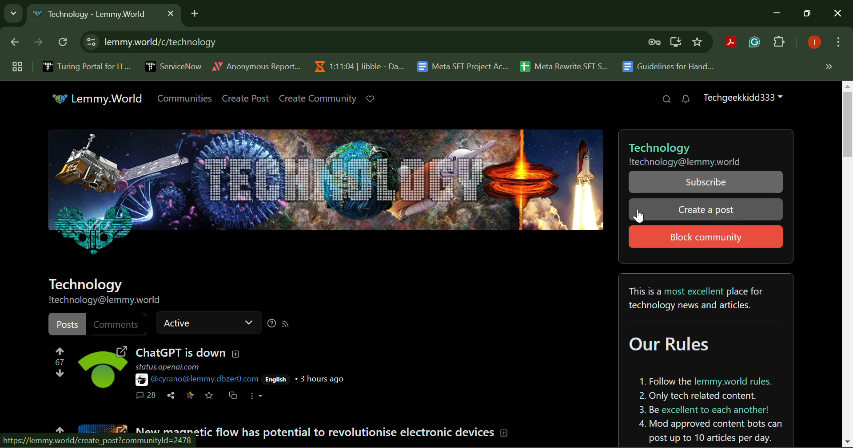 The width and height of the screenshot is (853, 448). What do you see at coordinates (757, 43) in the screenshot?
I see `Browser Extension` at bounding box center [757, 43].